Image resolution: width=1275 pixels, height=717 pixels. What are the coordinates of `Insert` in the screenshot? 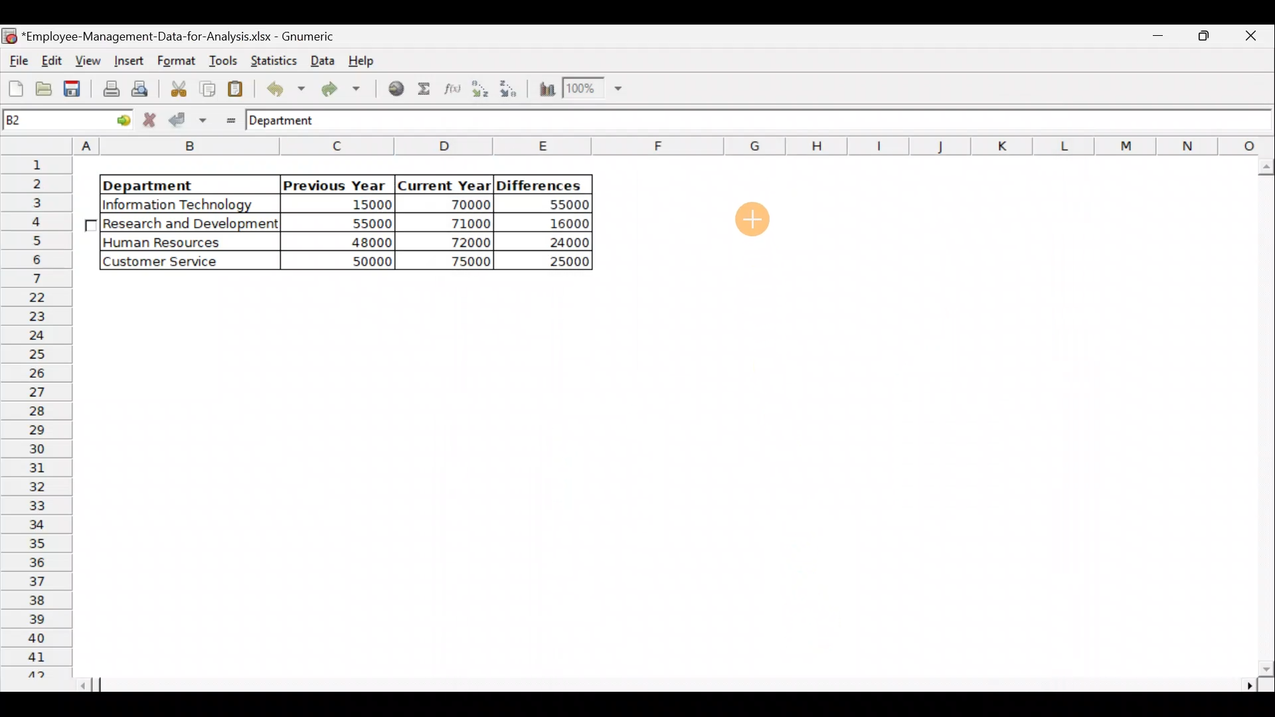 It's located at (127, 60).